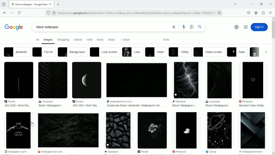 This screenshot has height=155, width=275. Describe the element at coordinates (80, 101) in the screenshot. I see `pexels` at that location.